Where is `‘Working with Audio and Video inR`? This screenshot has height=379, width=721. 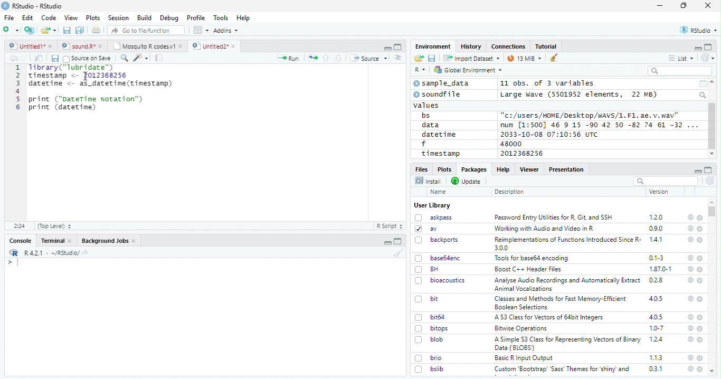
‘Working with Audio and Video inR is located at coordinates (545, 229).